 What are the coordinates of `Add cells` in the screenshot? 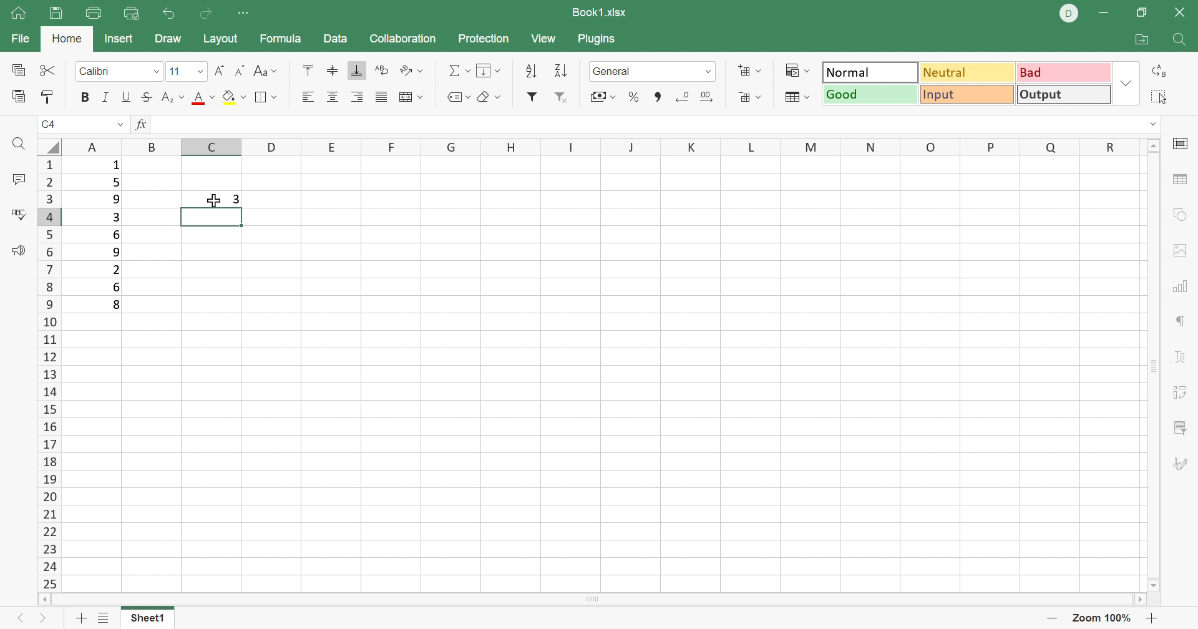 It's located at (747, 70).